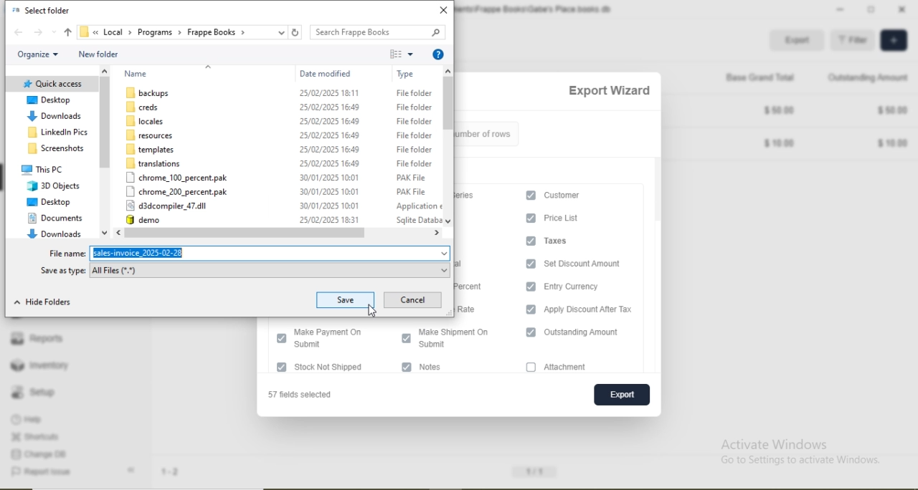 Image resolution: width=918 pixels, height=490 pixels. What do you see at coordinates (331, 136) in the screenshot?
I see `25/02/2025 16:49` at bounding box center [331, 136].